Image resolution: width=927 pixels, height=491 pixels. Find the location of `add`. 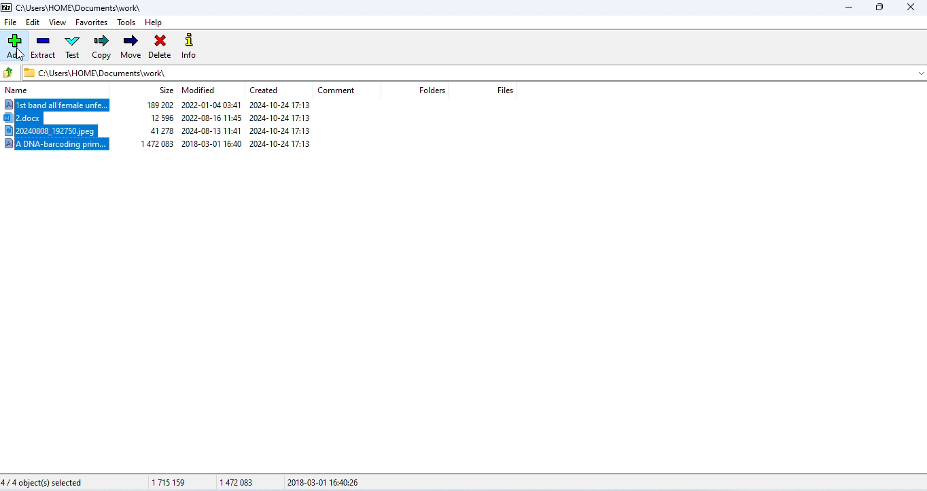

add is located at coordinates (15, 46).